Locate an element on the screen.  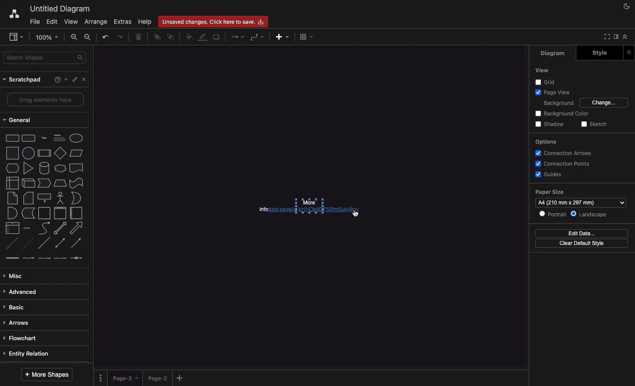
cloud is located at coordinates (60, 168).